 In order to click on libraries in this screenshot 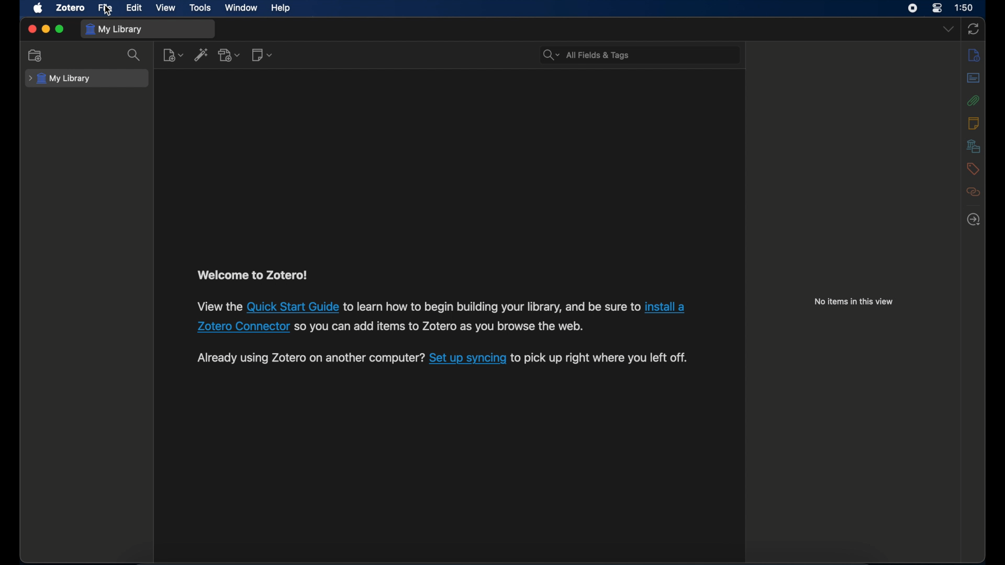, I will do `click(974, 146)`.